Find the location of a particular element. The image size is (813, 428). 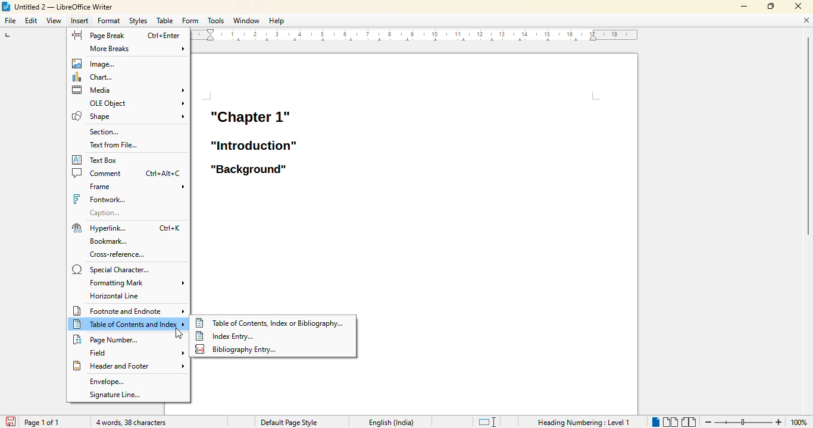

click to save document is located at coordinates (10, 421).